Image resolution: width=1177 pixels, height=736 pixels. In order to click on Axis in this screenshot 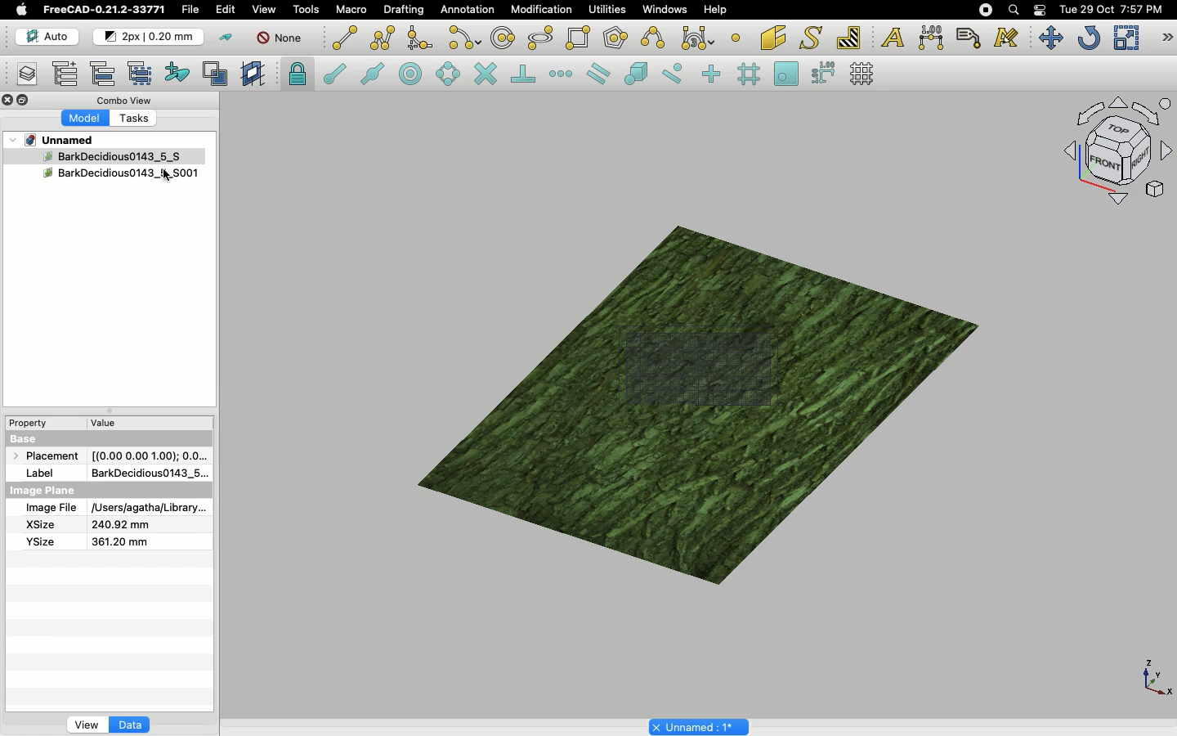, I will do `click(1153, 676)`.